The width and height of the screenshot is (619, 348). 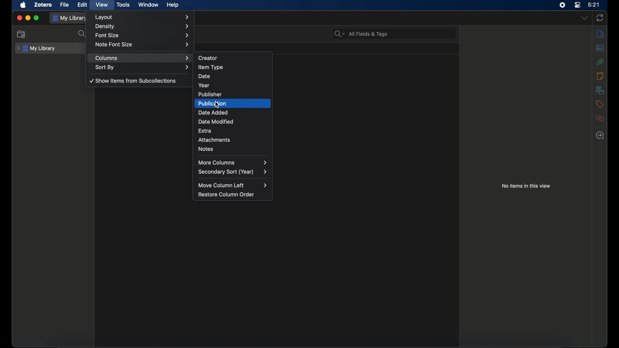 What do you see at coordinates (600, 18) in the screenshot?
I see `sync` at bounding box center [600, 18].